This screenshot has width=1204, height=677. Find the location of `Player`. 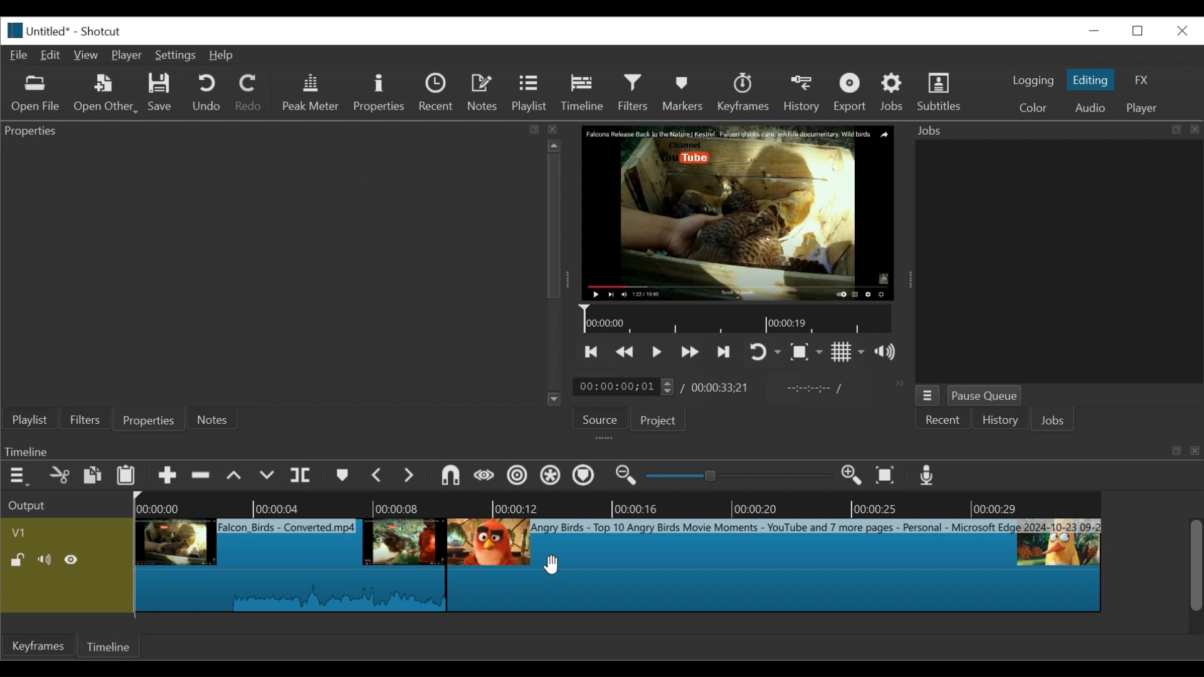

Player is located at coordinates (129, 55).